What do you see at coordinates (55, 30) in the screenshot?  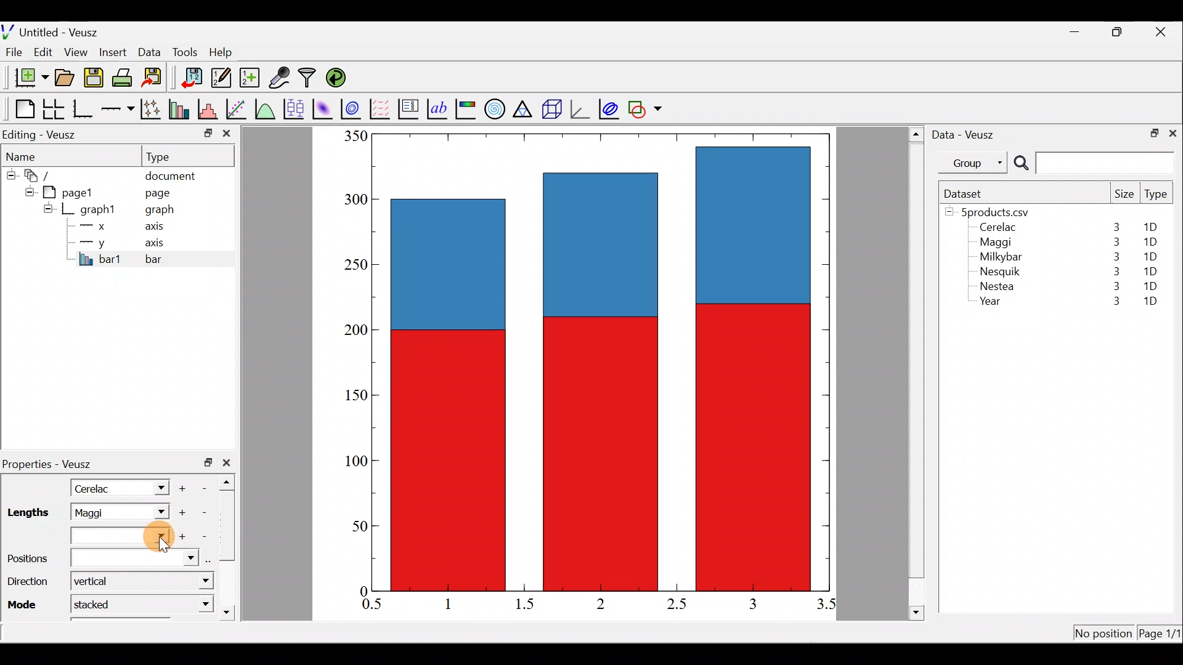 I see `Untitled - Veusz` at bounding box center [55, 30].